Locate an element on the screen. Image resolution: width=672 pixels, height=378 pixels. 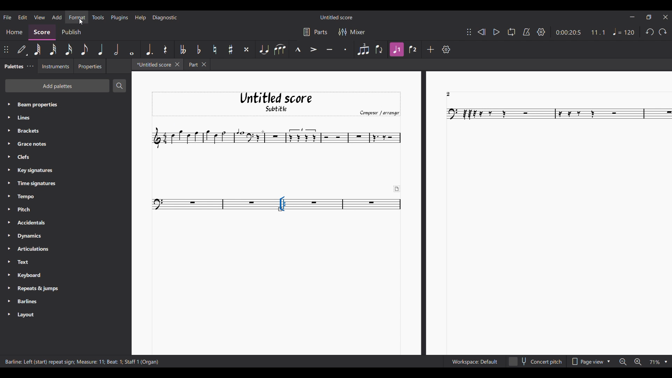
Toggle sharp is located at coordinates (230, 49).